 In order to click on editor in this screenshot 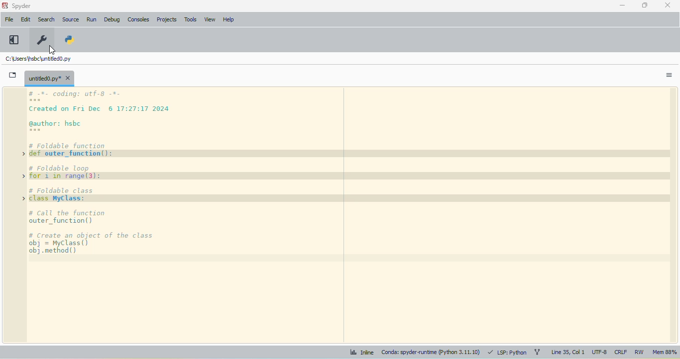, I will do `click(350, 216)`.